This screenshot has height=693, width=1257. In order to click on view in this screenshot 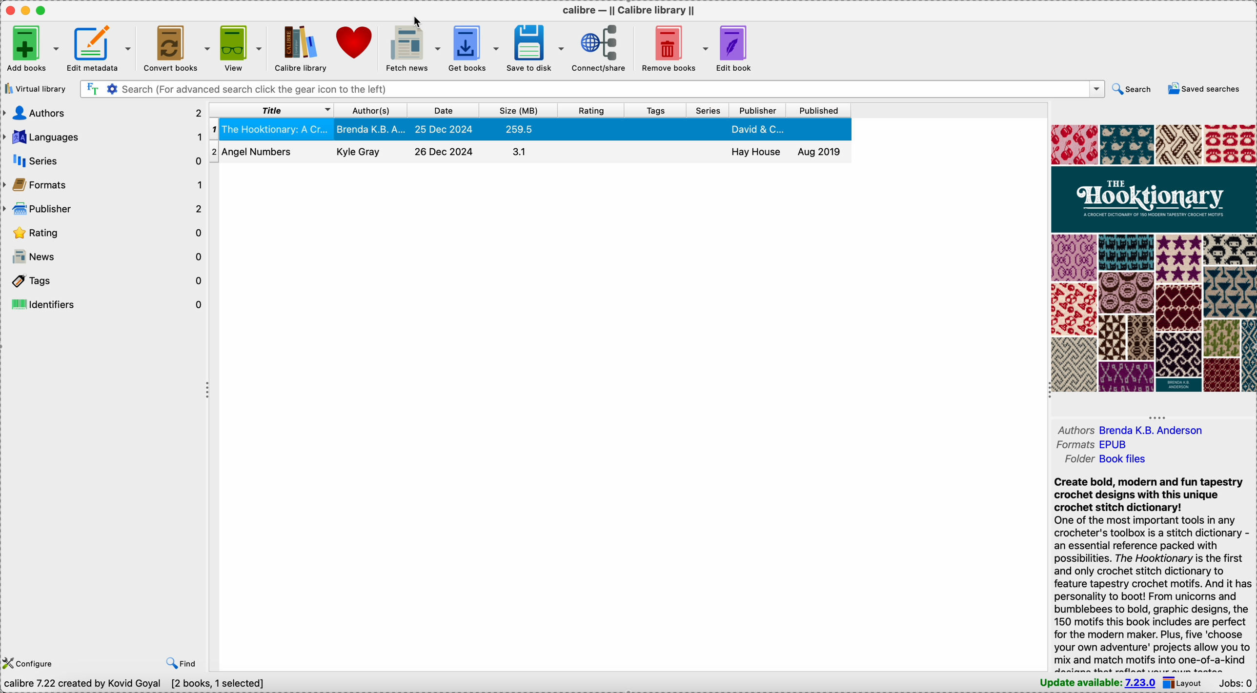, I will do `click(242, 47)`.